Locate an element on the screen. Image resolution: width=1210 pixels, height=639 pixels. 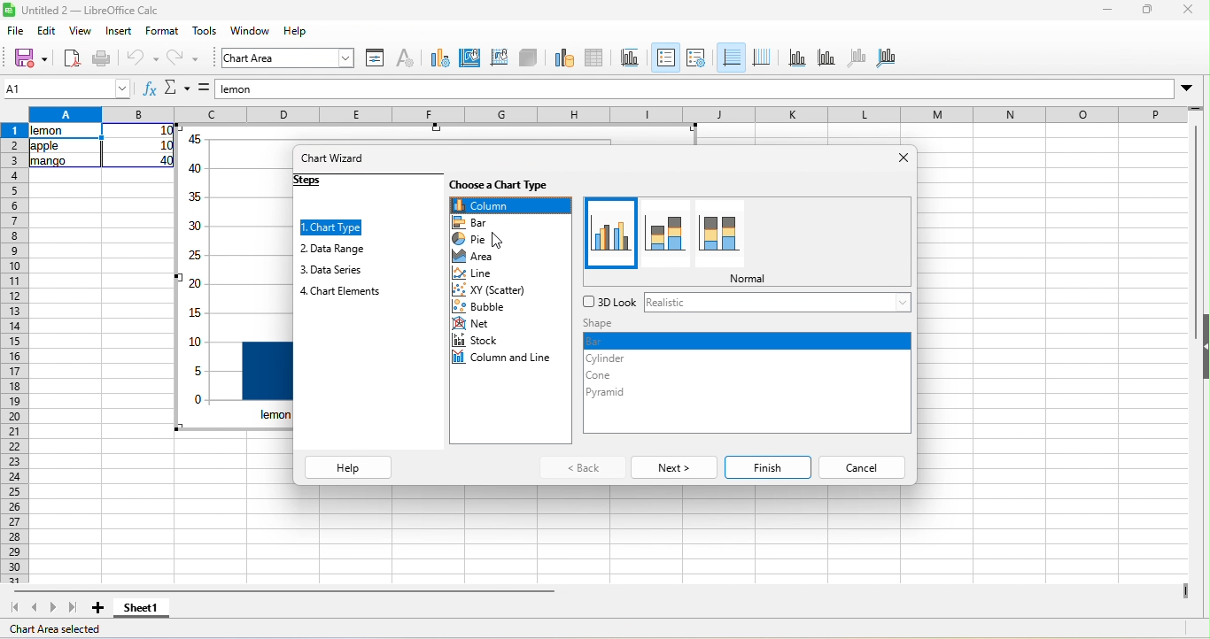
select function is located at coordinates (179, 89).